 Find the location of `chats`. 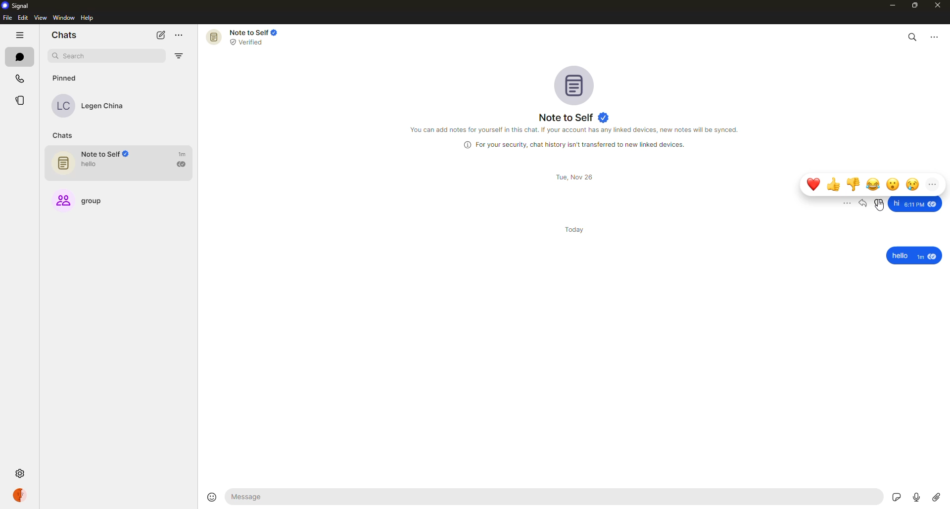

chats is located at coordinates (19, 56).